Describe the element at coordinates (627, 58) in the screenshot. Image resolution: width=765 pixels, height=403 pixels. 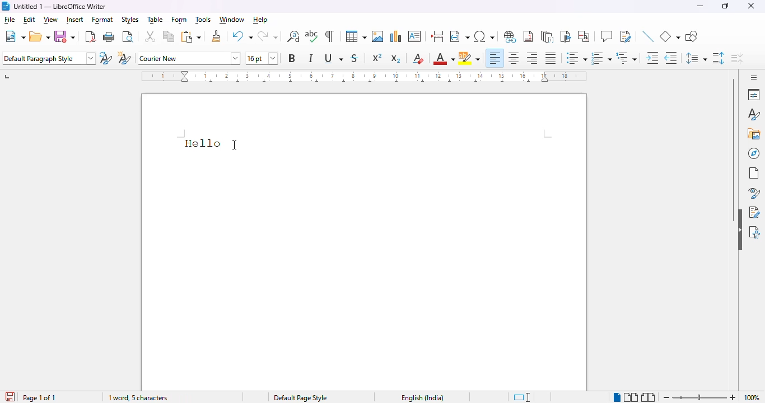
I see `select outline format` at that location.